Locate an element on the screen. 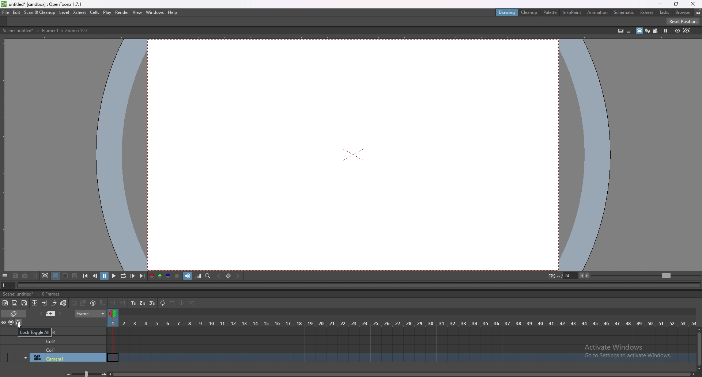 The height and width of the screenshot is (377, 702). new toon raster level is located at coordinates (5, 303).